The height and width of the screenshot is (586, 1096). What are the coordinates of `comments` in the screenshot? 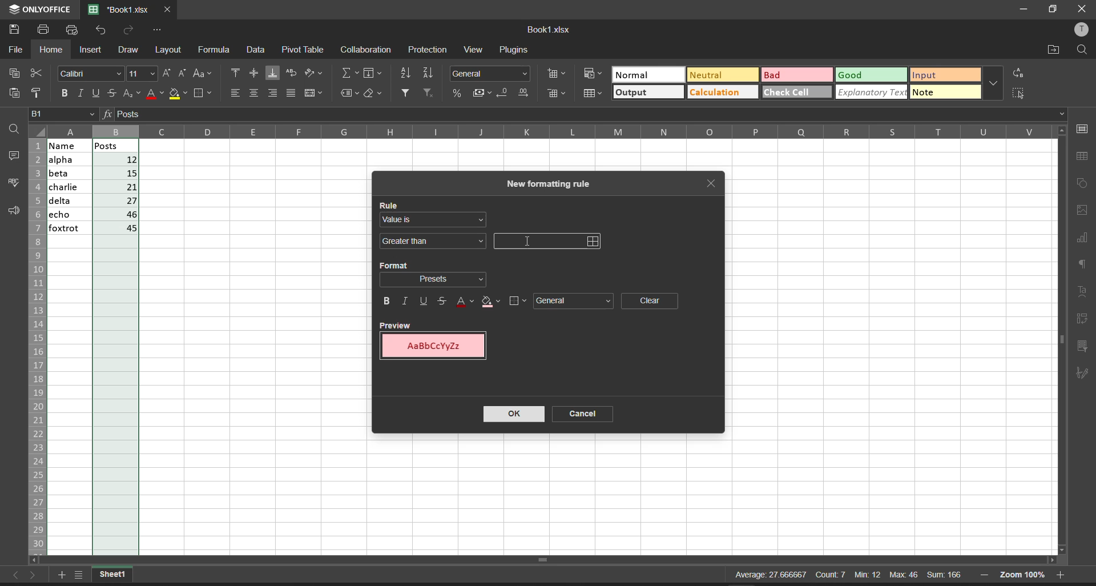 It's located at (14, 158).